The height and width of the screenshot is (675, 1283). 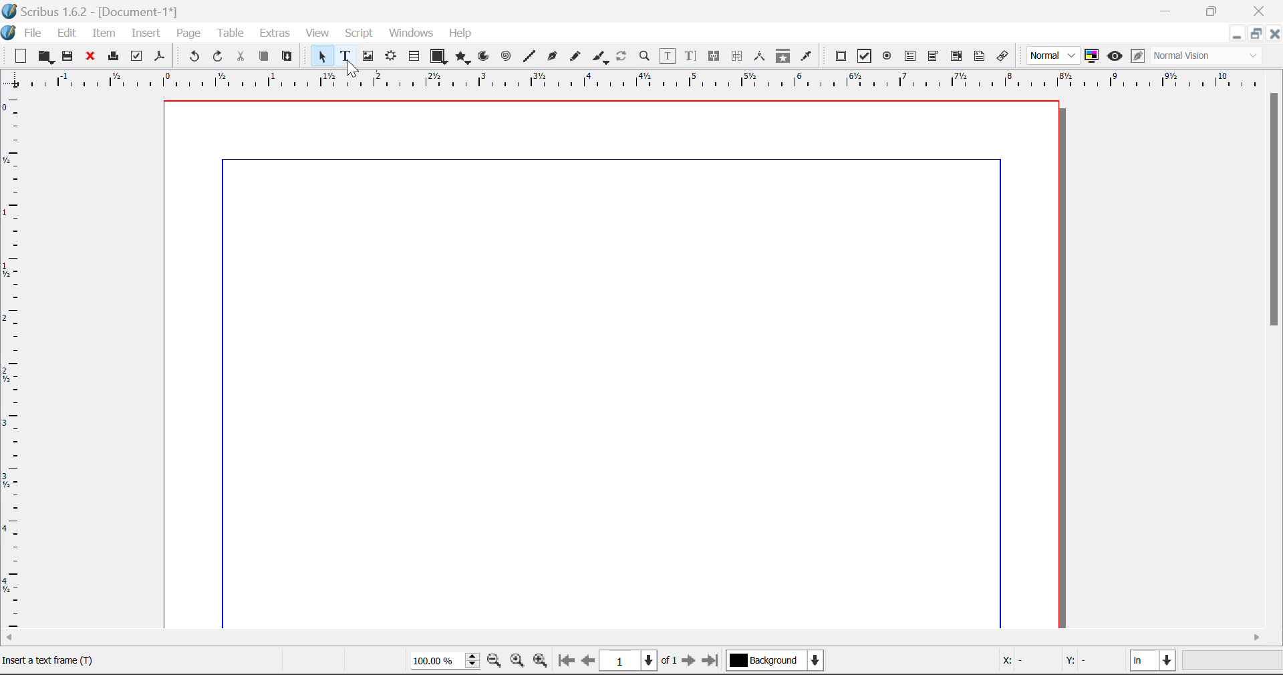 I want to click on Cursor Position, so click(x=351, y=67).